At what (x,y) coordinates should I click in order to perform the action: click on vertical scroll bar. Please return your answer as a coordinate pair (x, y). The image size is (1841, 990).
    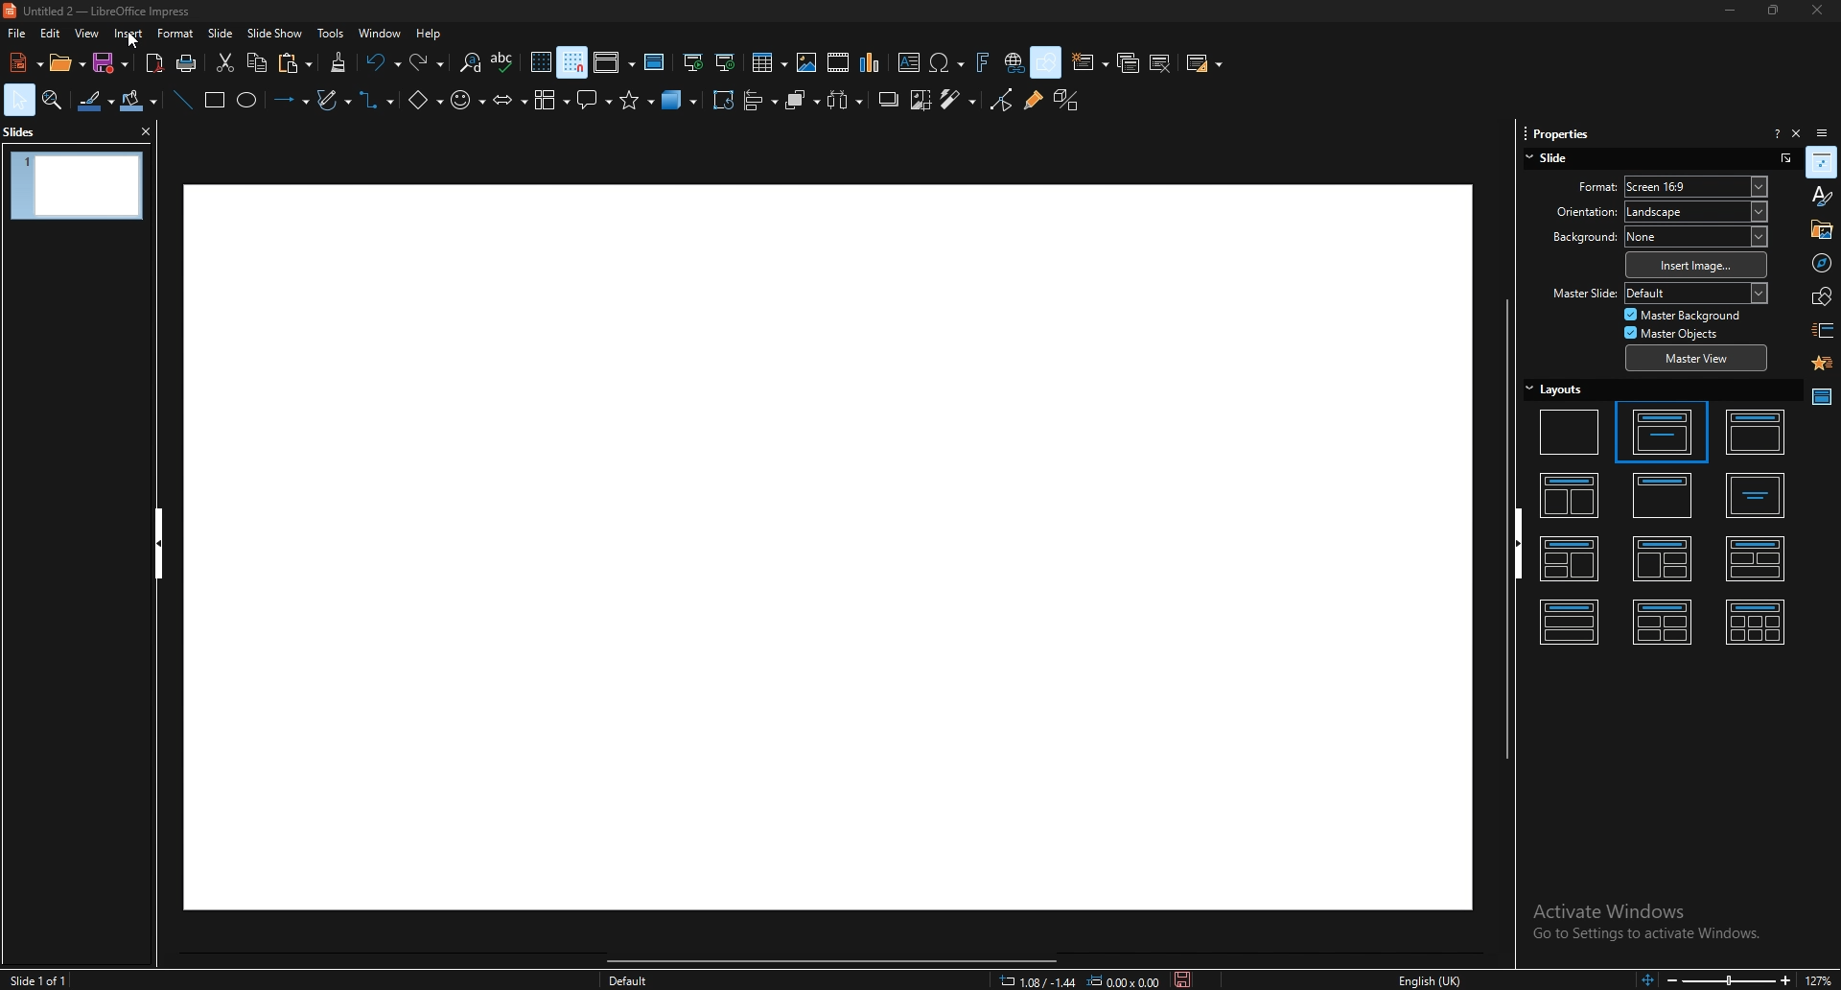
    Looking at the image, I should click on (1496, 527).